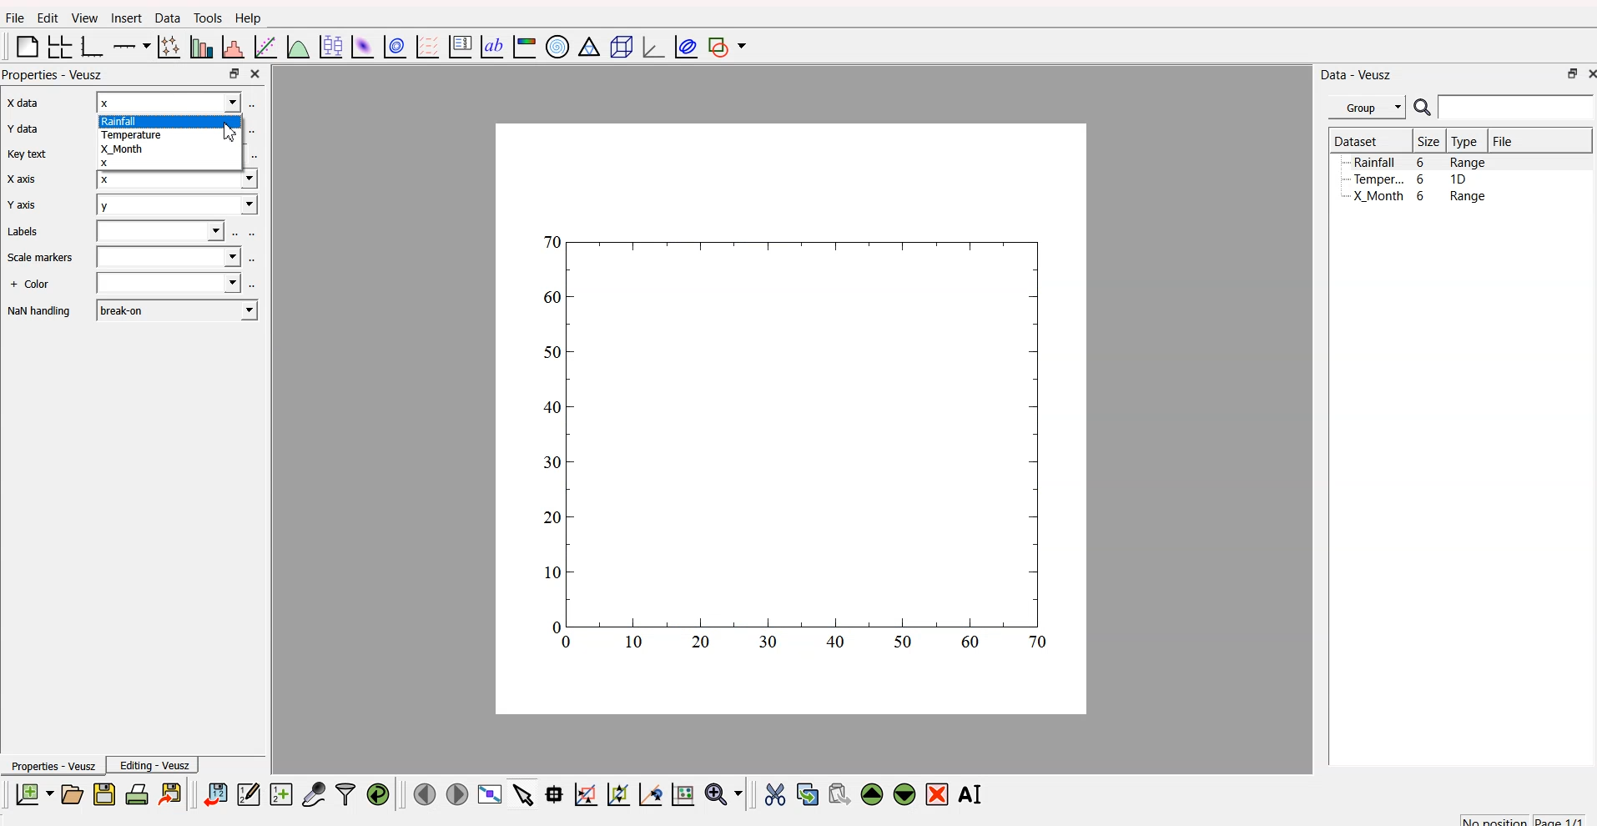 The image size is (1597, 826). I want to click on x, so click(172, 182).